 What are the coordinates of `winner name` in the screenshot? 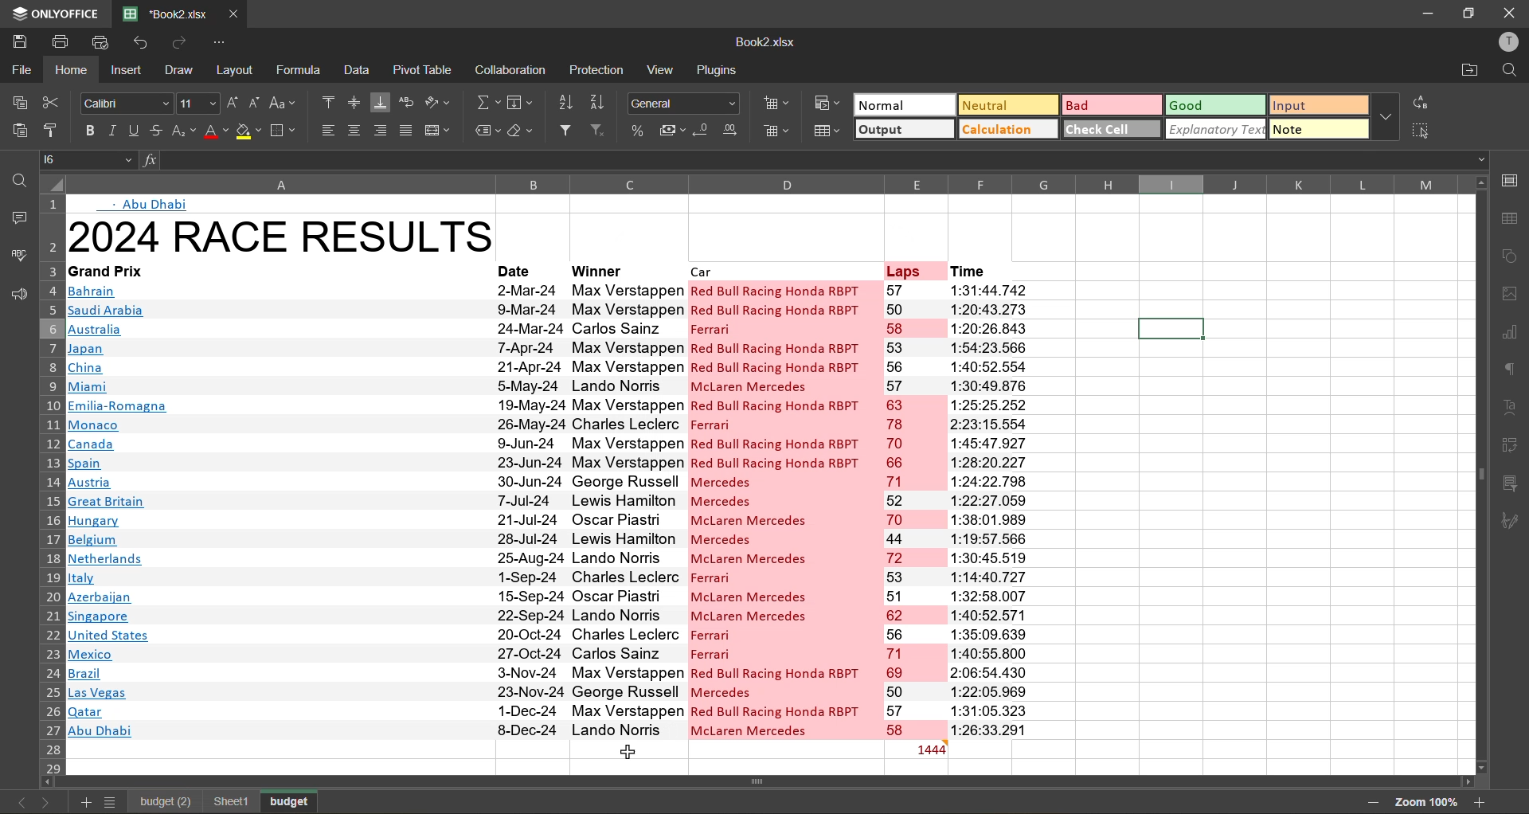 It's located at (625, 510).